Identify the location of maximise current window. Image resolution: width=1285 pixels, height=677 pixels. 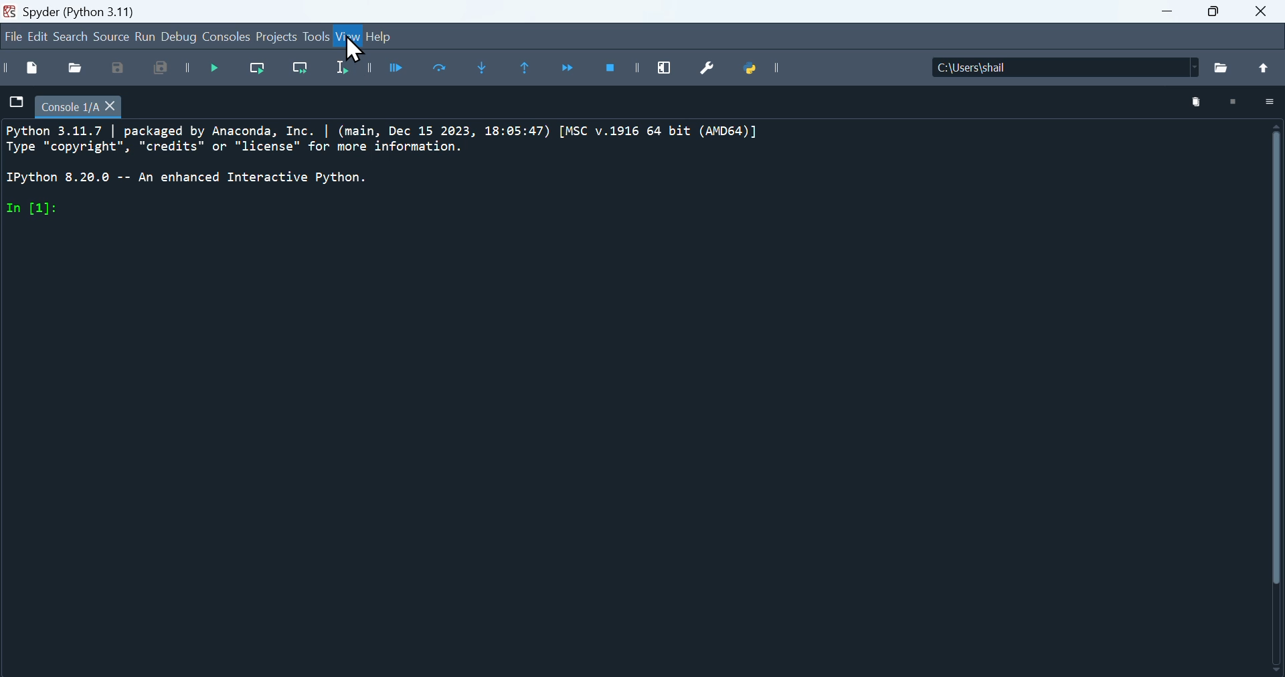
(669, 66).